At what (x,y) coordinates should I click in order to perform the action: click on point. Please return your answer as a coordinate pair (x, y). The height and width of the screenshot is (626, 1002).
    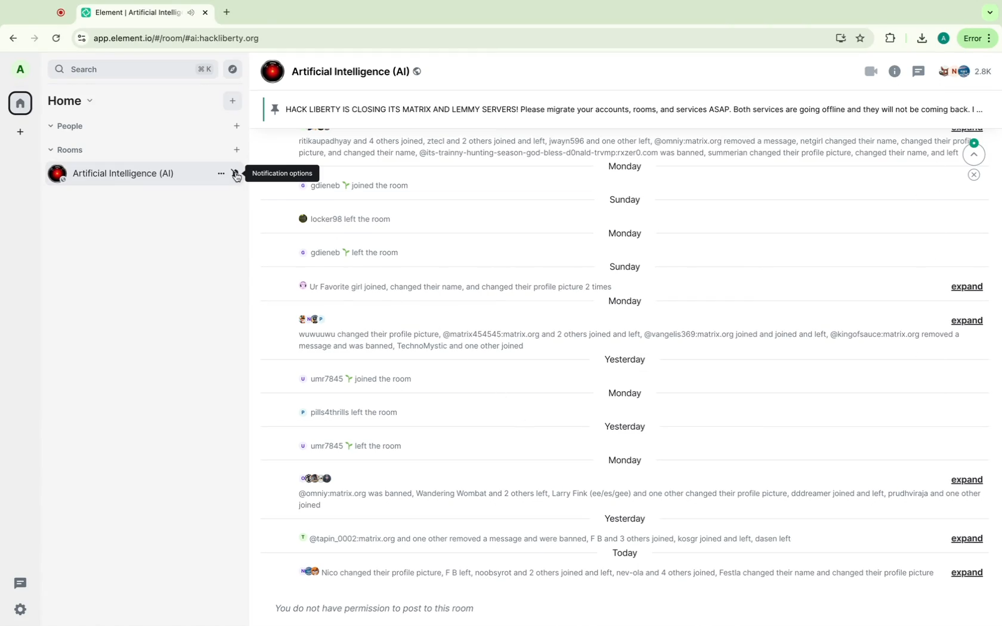
    Looking at the image, I should click on (61, 11).